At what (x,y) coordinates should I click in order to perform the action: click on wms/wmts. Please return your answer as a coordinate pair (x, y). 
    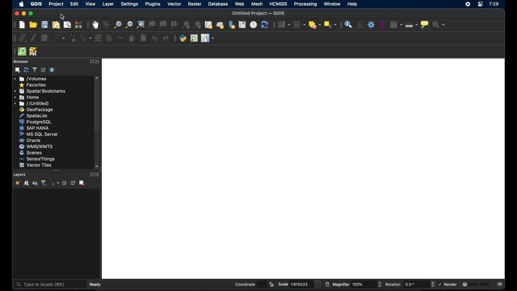
    Looking at the image, I should click on (36, 146).